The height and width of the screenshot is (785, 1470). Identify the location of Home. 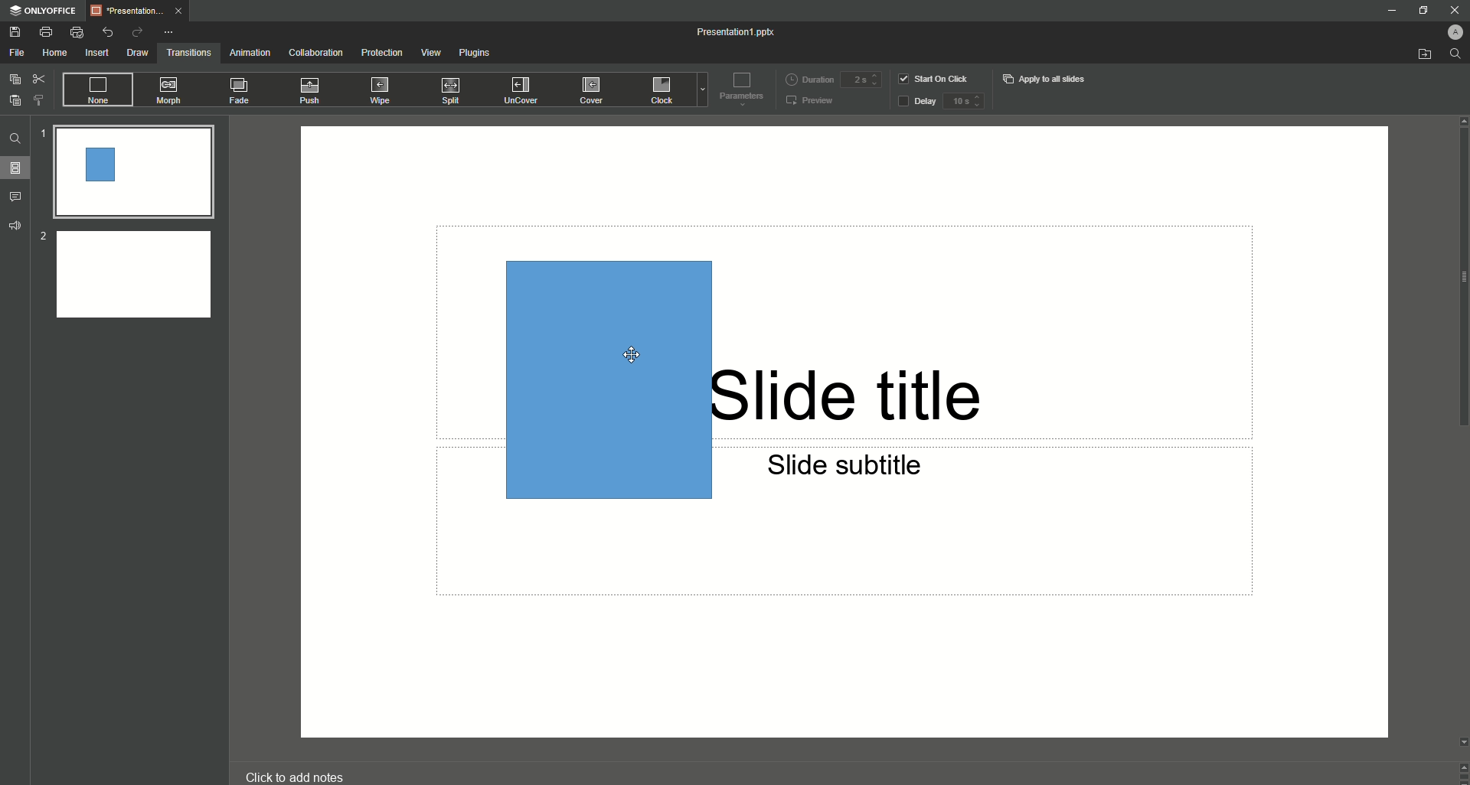
(52, 53).